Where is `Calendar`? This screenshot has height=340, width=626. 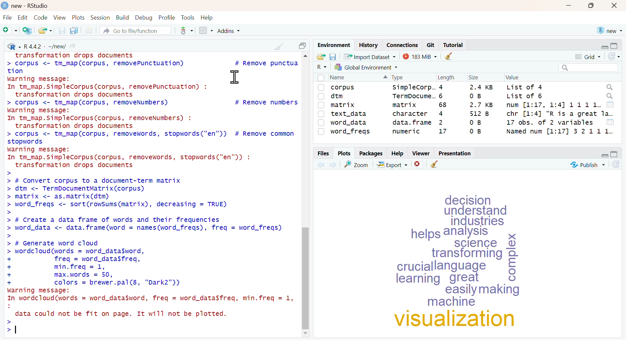
Calendar is located at coordinates (610, 104).